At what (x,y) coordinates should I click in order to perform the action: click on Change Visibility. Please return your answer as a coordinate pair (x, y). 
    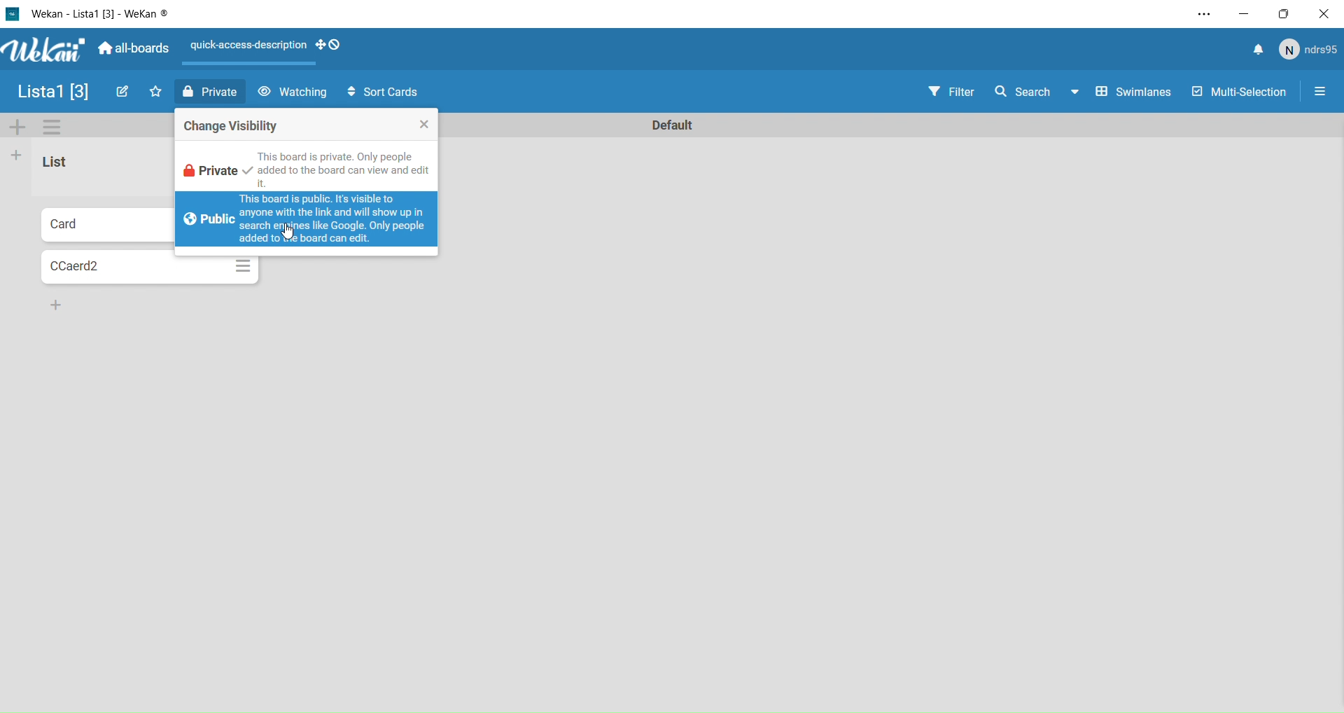
    Looking at the image, I should click on (307, 123).